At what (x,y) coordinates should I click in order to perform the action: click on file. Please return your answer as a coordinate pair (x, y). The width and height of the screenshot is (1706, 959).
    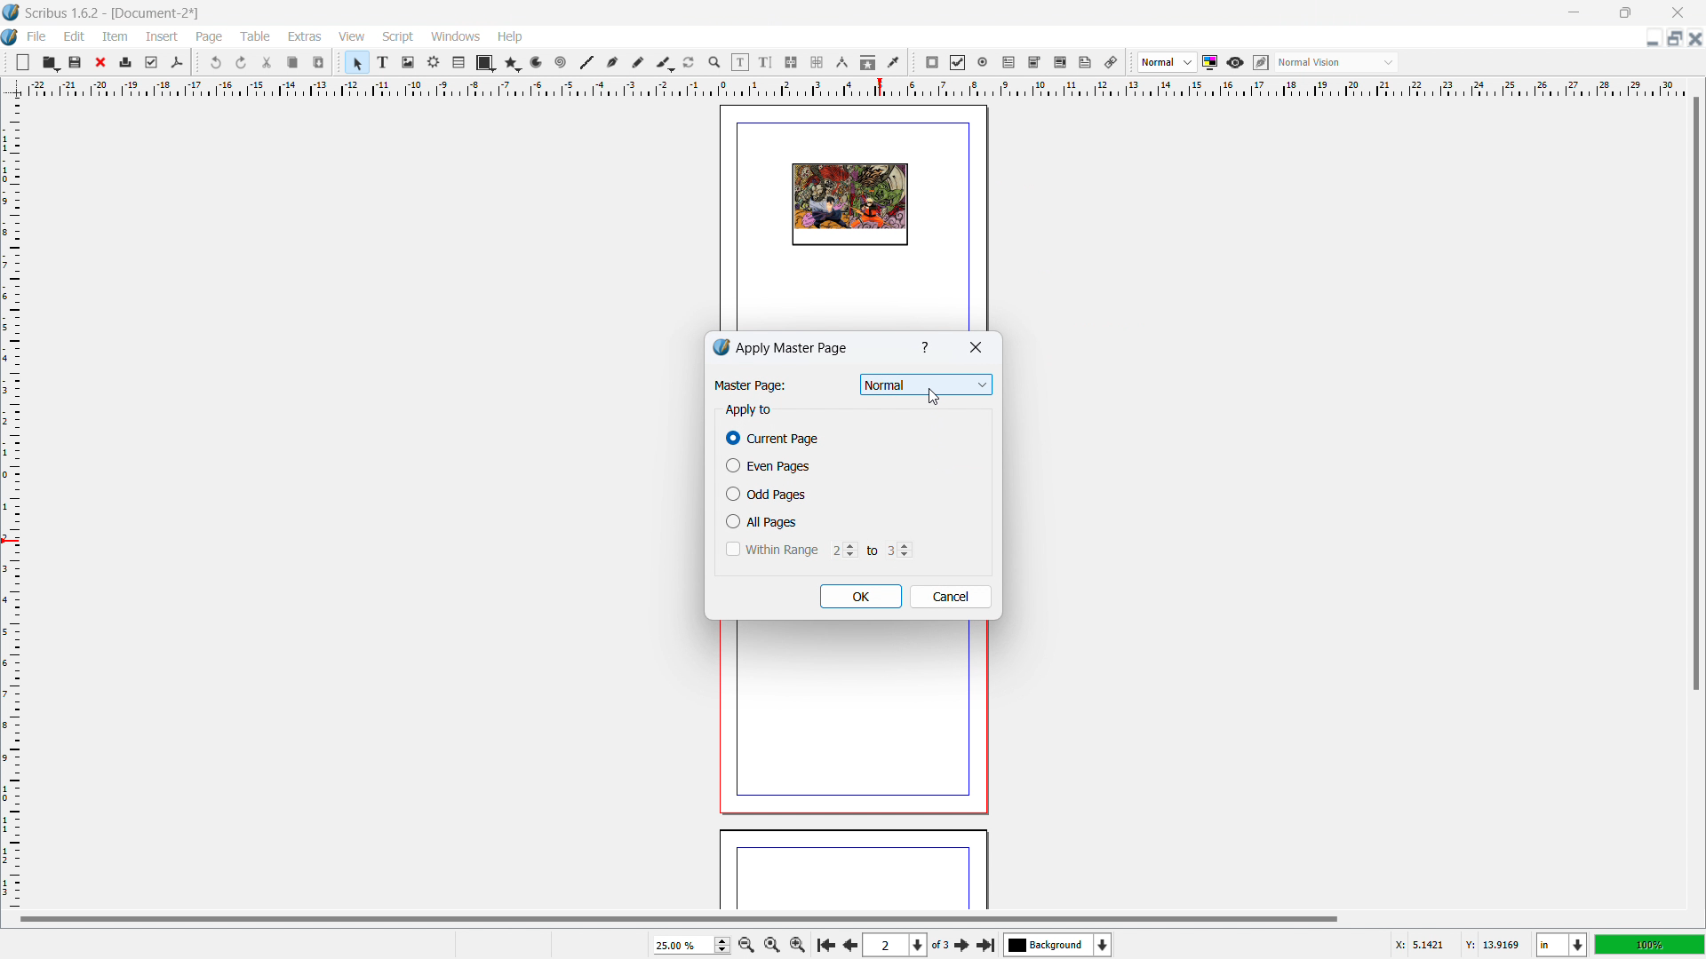
    Looking at the image, I should click on (36, 36).